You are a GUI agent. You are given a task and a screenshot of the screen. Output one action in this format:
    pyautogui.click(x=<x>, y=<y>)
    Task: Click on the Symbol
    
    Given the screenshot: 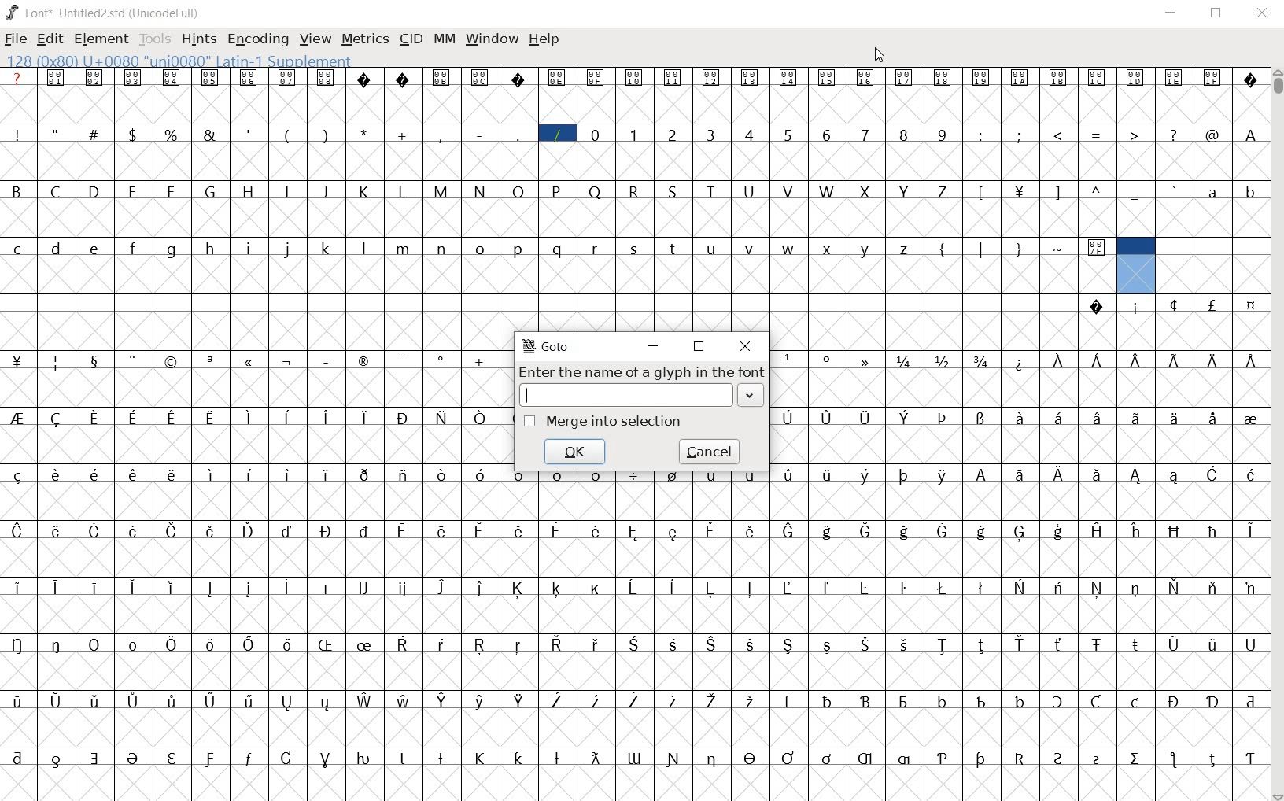 What is the action you would take?
    pyautogui.click(x=1175, y=360)
    